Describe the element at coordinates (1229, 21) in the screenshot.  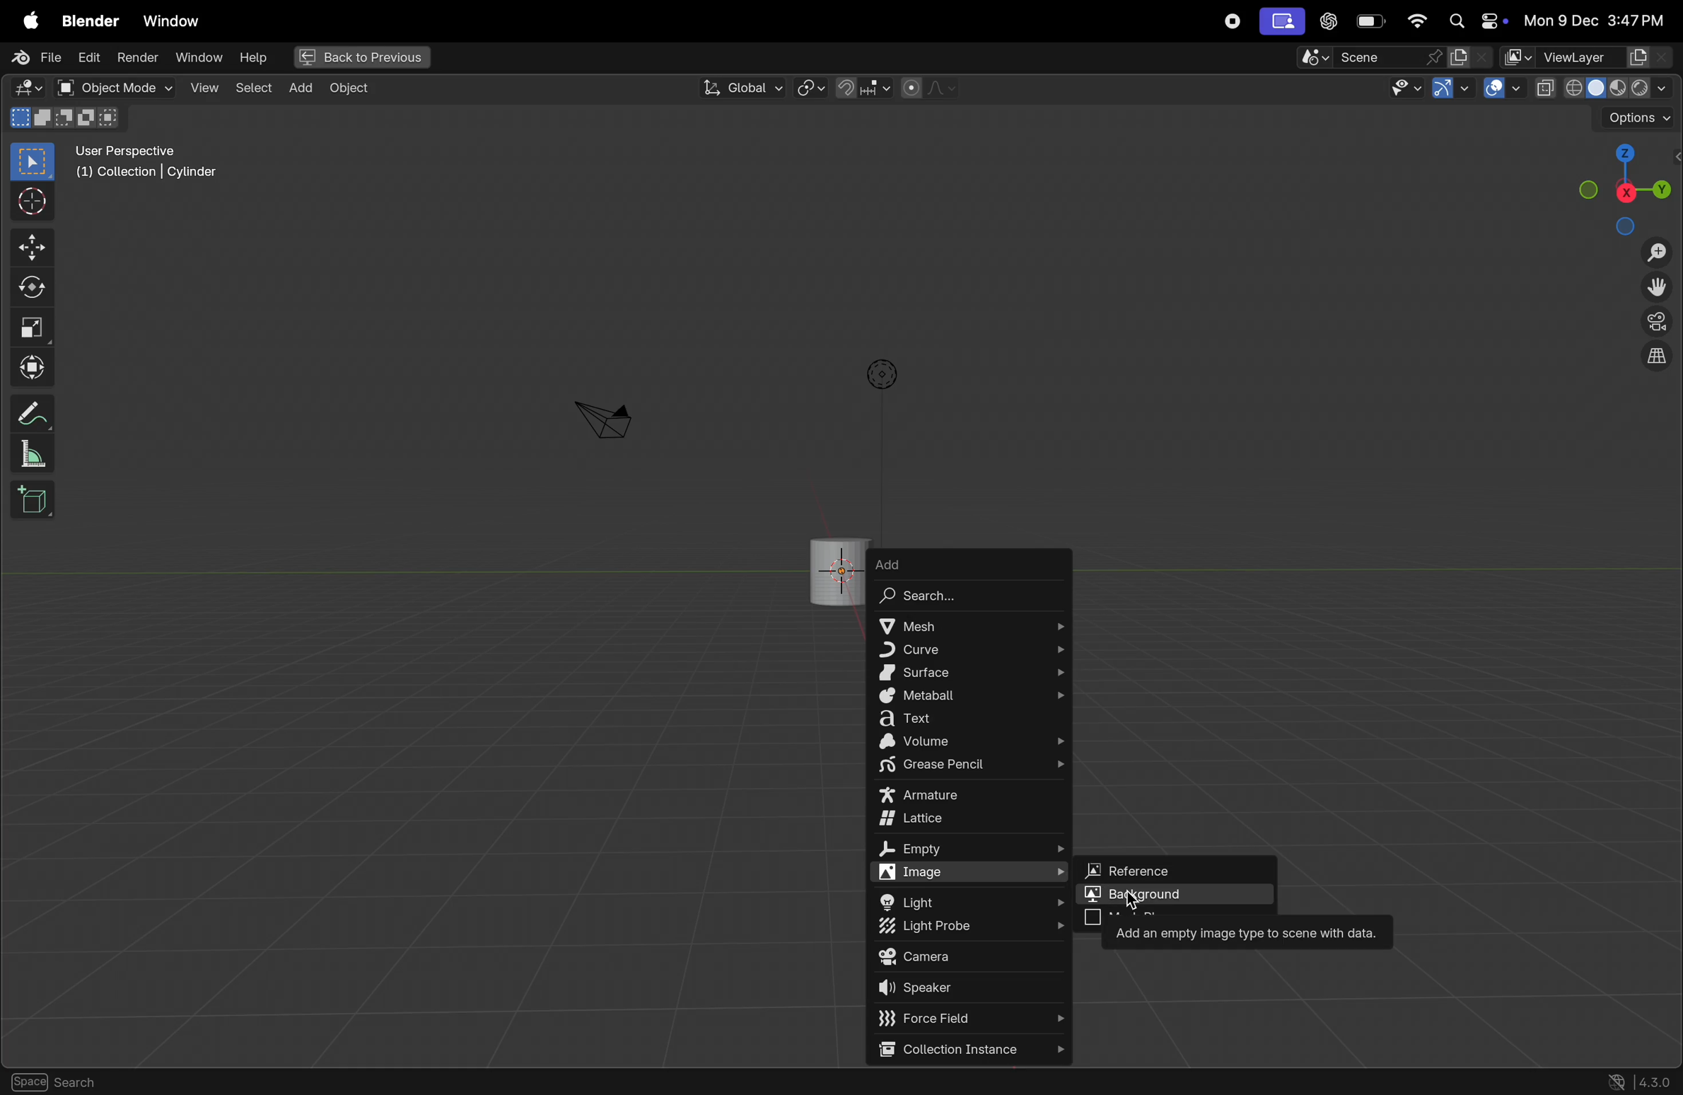
I see `record` at that location.